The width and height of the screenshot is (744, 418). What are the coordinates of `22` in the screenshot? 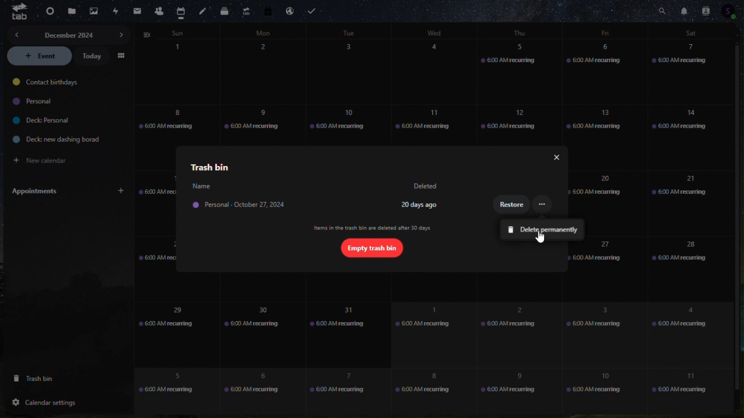 It's located at (169, 269).